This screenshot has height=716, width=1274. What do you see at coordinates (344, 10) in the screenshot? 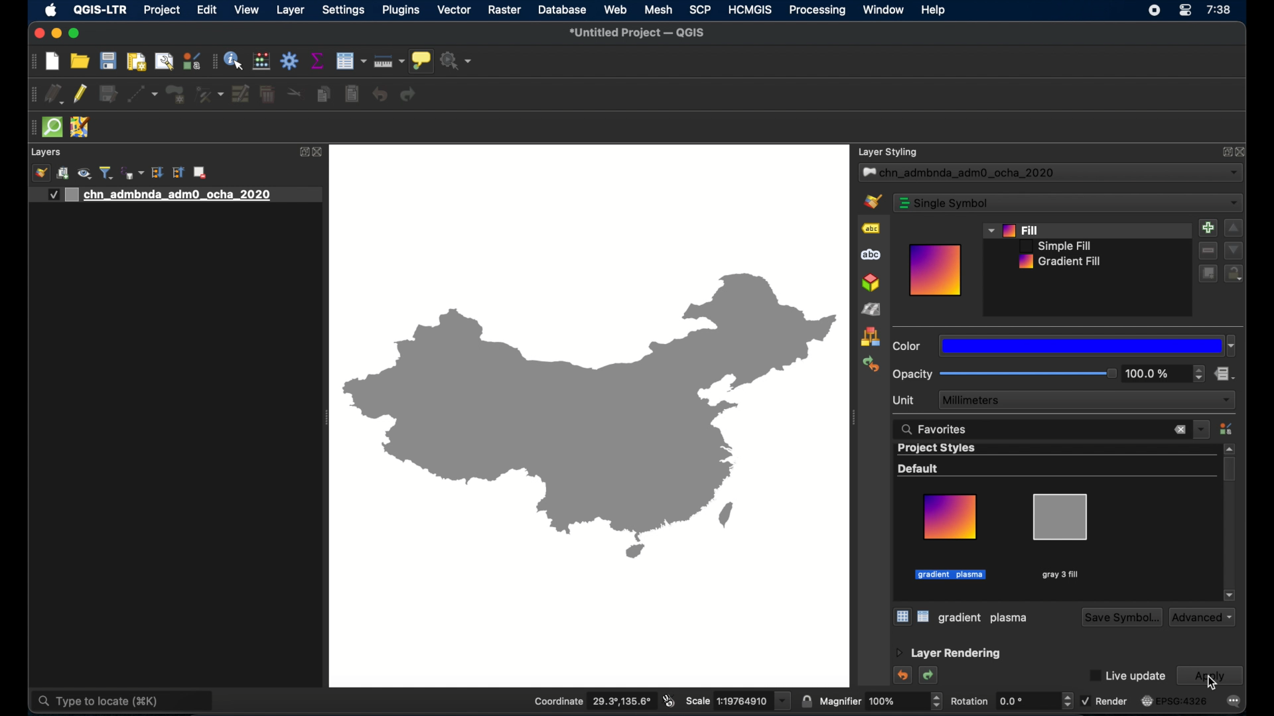
I see `settings` at bounding box center [344, 10].